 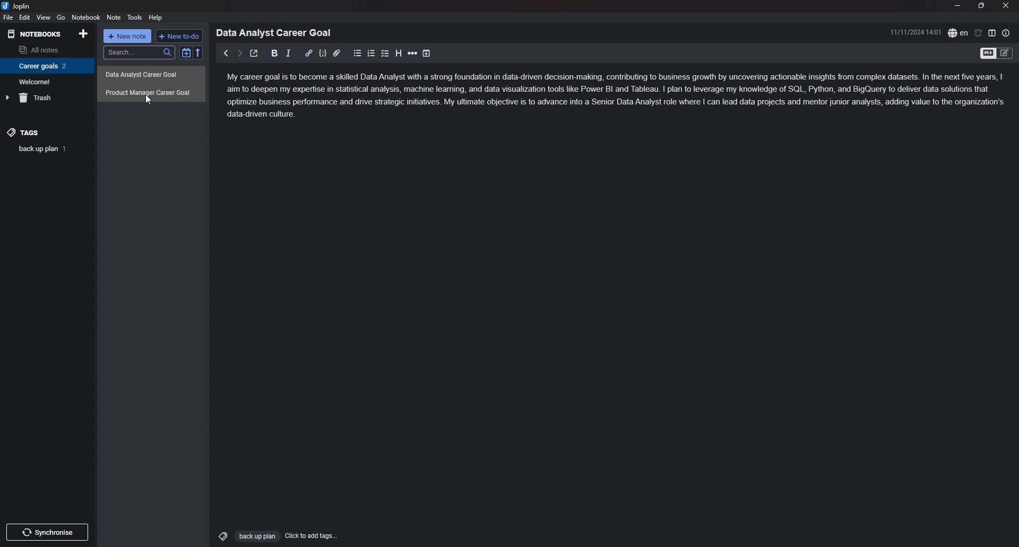 What do you see at coordinates (255, 53) in the screenshot?
I see `toggle external editor` at bounding box center [255, 53].